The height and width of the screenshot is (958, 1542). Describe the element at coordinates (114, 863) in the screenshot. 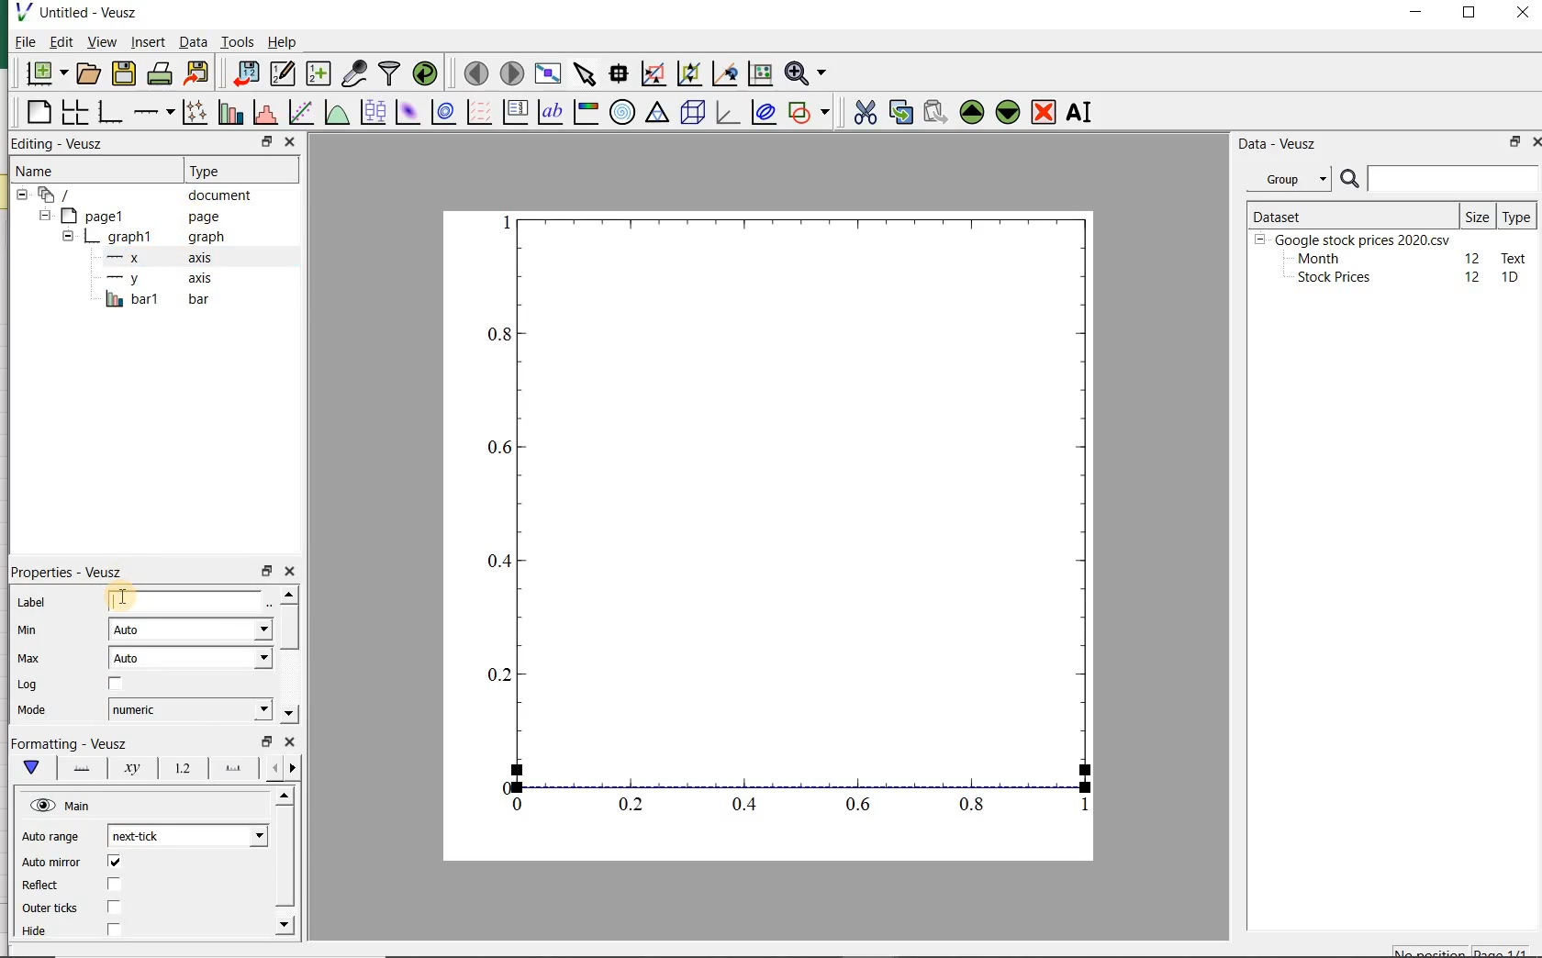

I see `check/uncheck` at that location.